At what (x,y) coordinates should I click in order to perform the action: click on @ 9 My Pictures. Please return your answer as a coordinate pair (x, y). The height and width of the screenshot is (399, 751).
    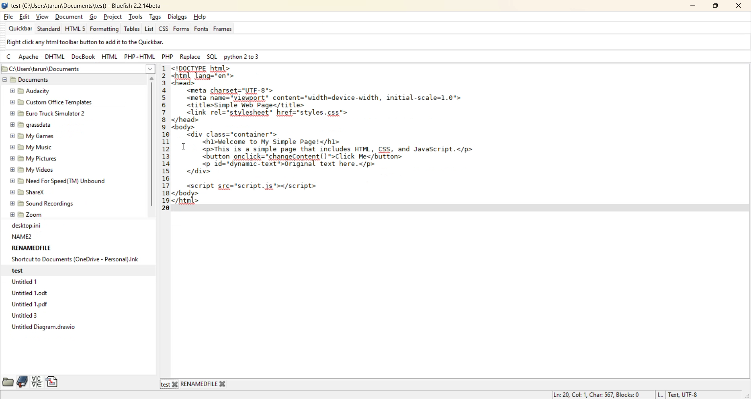
    Looking at the image, I should click on (34, 159).